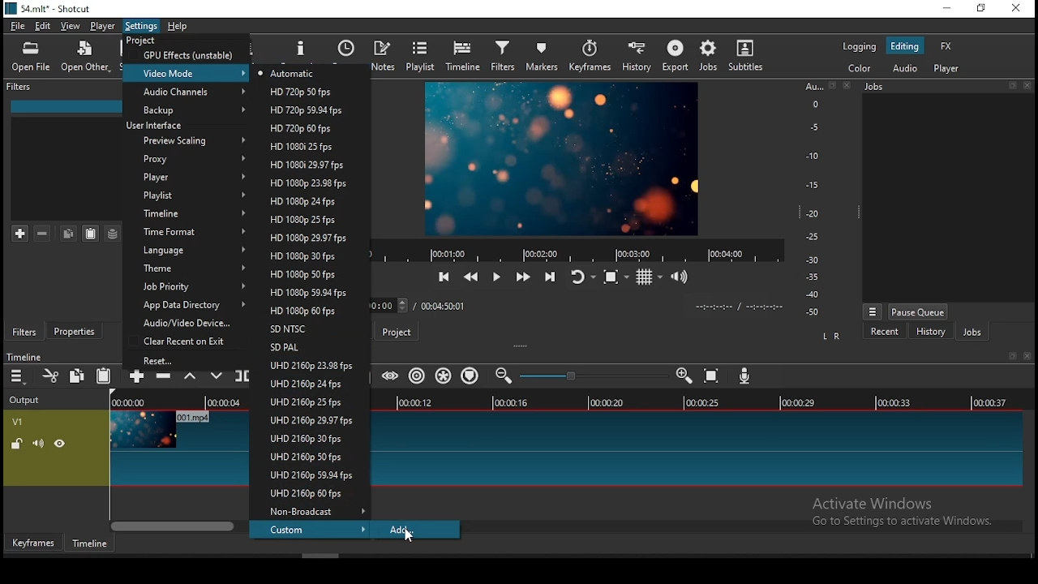 The image size is (1038, 584). What do you see at coordinates (346, 51) in the screenshot?
I see `recent` at bounding box center [346, 51].